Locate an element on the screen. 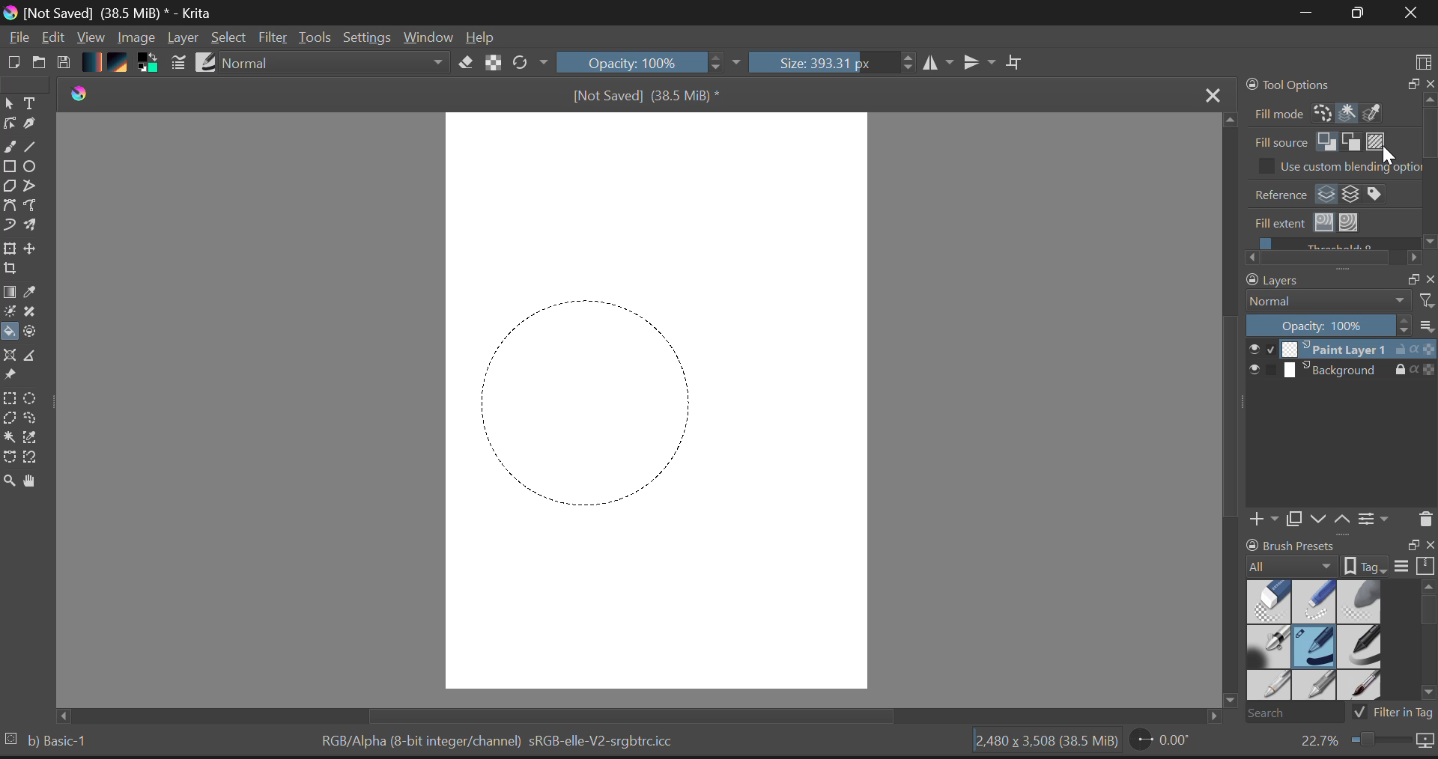  Help is located at coordinates (481, 37).